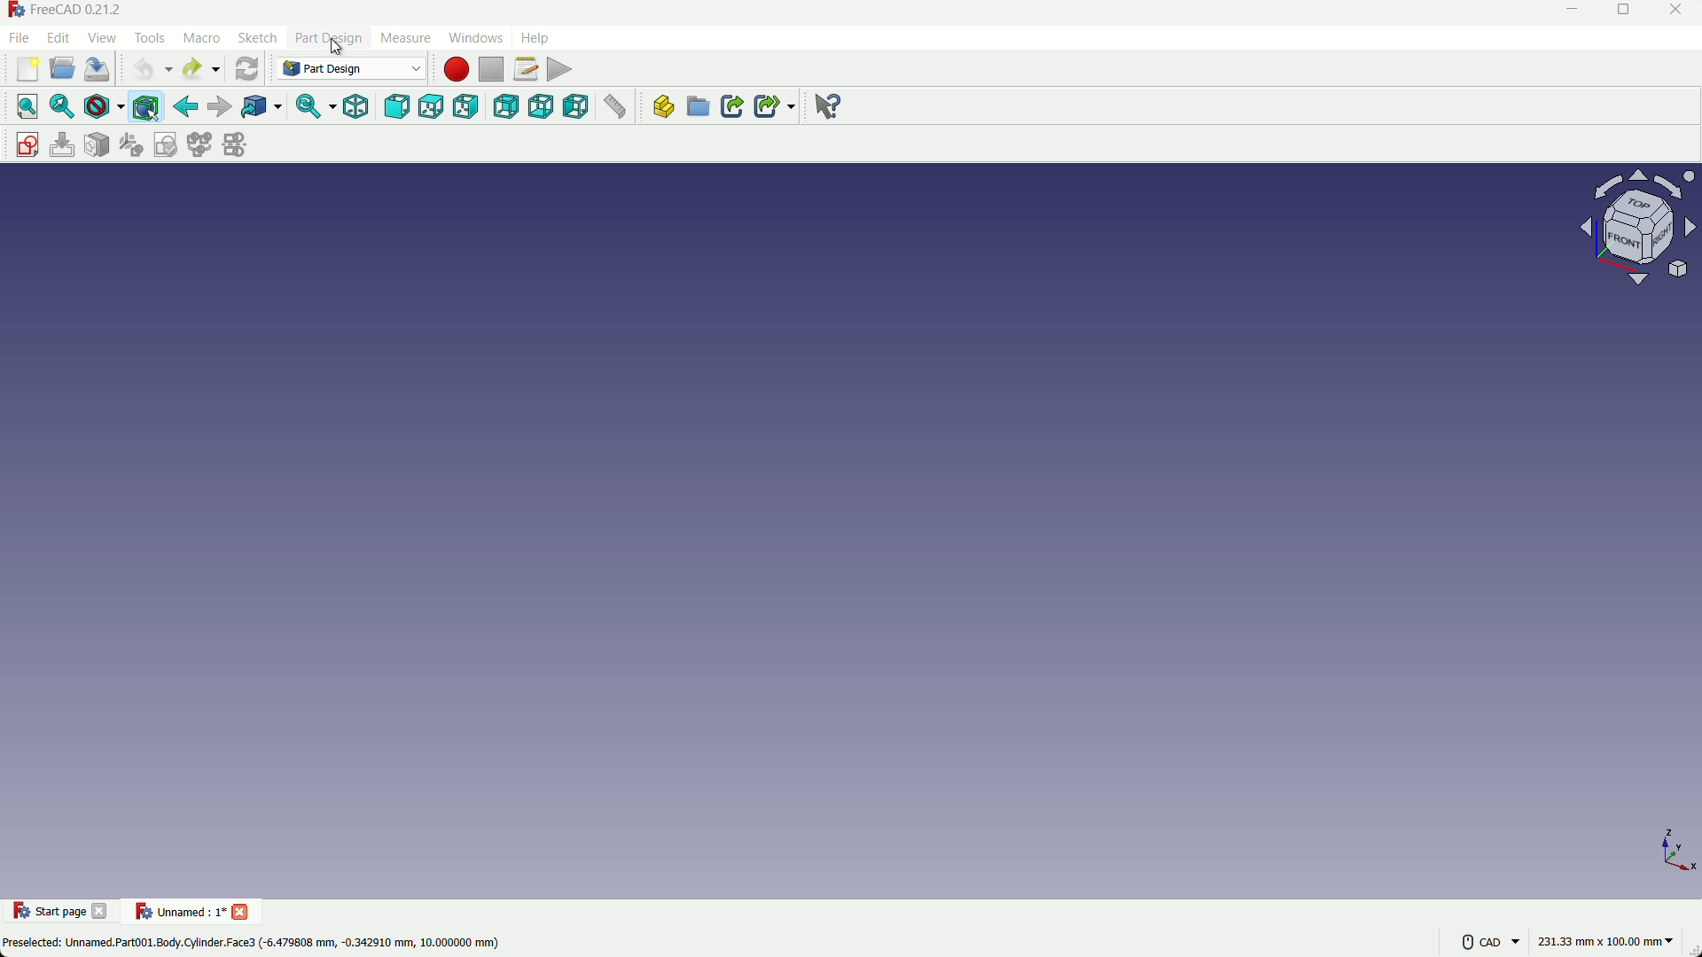 The height and width of the screenshot is (957, 1702). I want to click on refresh, so click(246, 69).